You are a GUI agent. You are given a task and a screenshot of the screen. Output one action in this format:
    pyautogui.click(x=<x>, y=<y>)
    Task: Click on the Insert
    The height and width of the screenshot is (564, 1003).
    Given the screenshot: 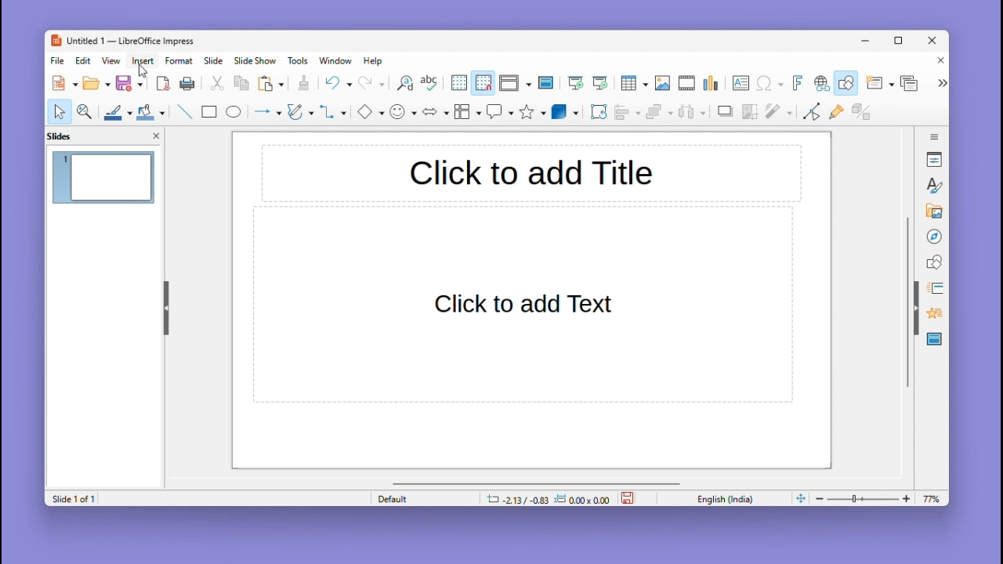 What is the action you would take?
    pyautogui.click(x=145, y=60)
    